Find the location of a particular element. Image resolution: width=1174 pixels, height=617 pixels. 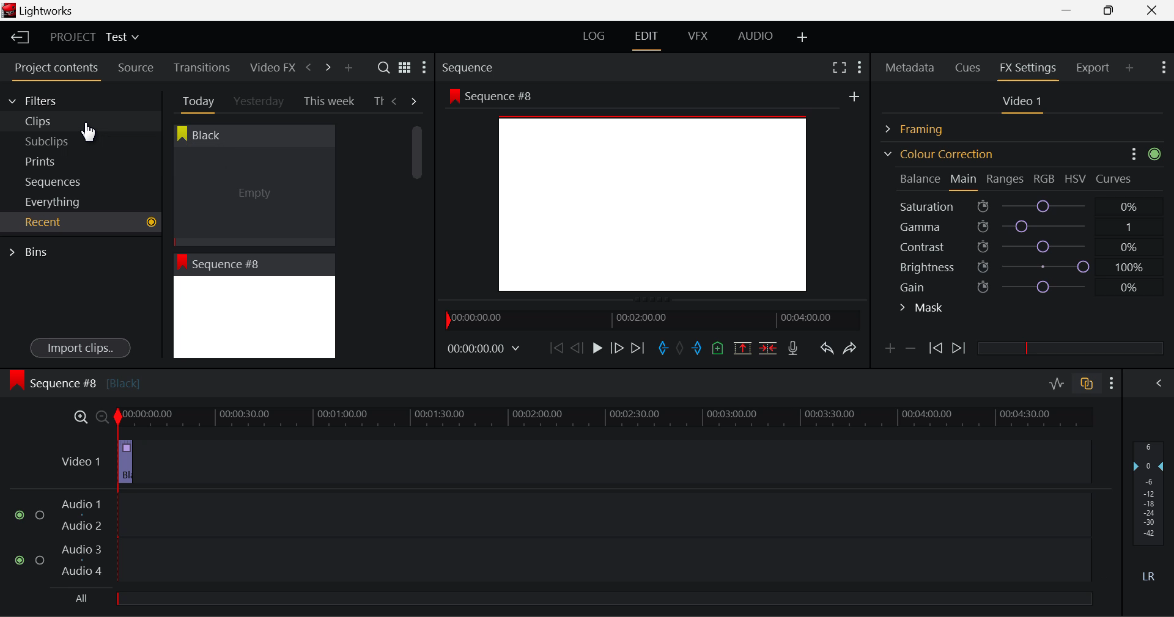

Mark Out is located at coordinates (698, 349).